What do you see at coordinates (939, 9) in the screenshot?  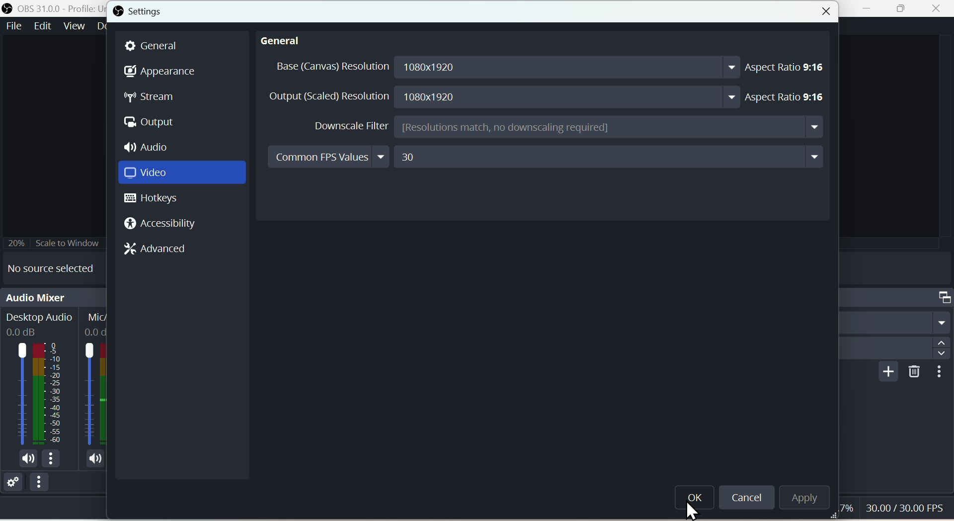 I see `close` at bounding box center [939, 9].